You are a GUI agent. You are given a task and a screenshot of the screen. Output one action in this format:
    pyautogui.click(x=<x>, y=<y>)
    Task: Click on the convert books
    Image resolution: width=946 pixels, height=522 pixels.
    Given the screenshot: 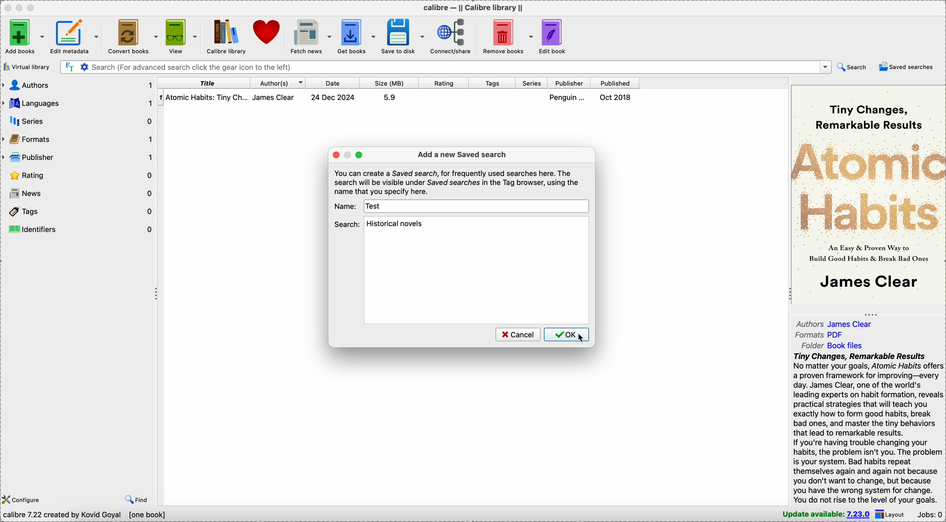 What is the action you would take?
    pyautogui.click(x=132, y=35)
    